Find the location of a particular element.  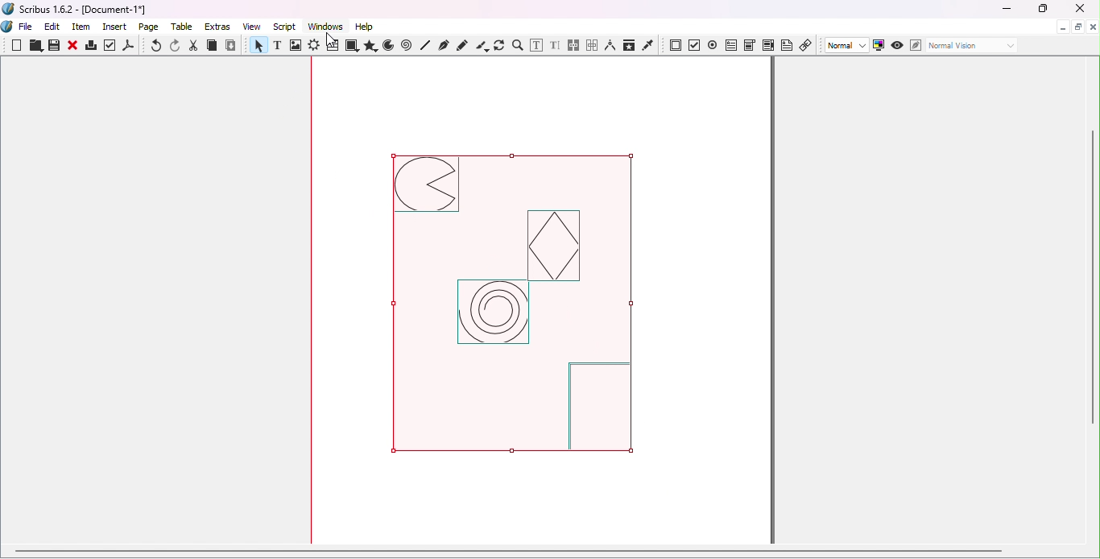

Vertical scroll bar is located at coordinates (1094, 302).